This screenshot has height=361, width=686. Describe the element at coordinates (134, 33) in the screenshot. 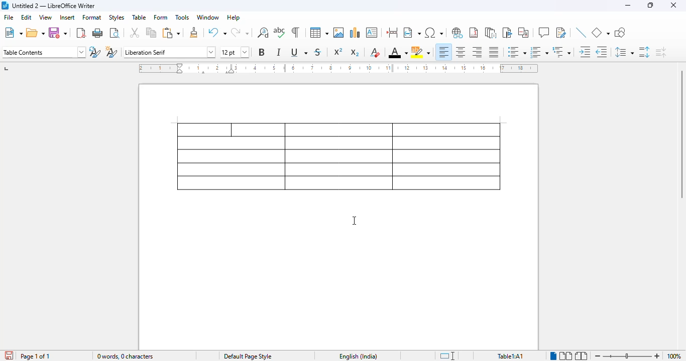

I see `cut` at that location.